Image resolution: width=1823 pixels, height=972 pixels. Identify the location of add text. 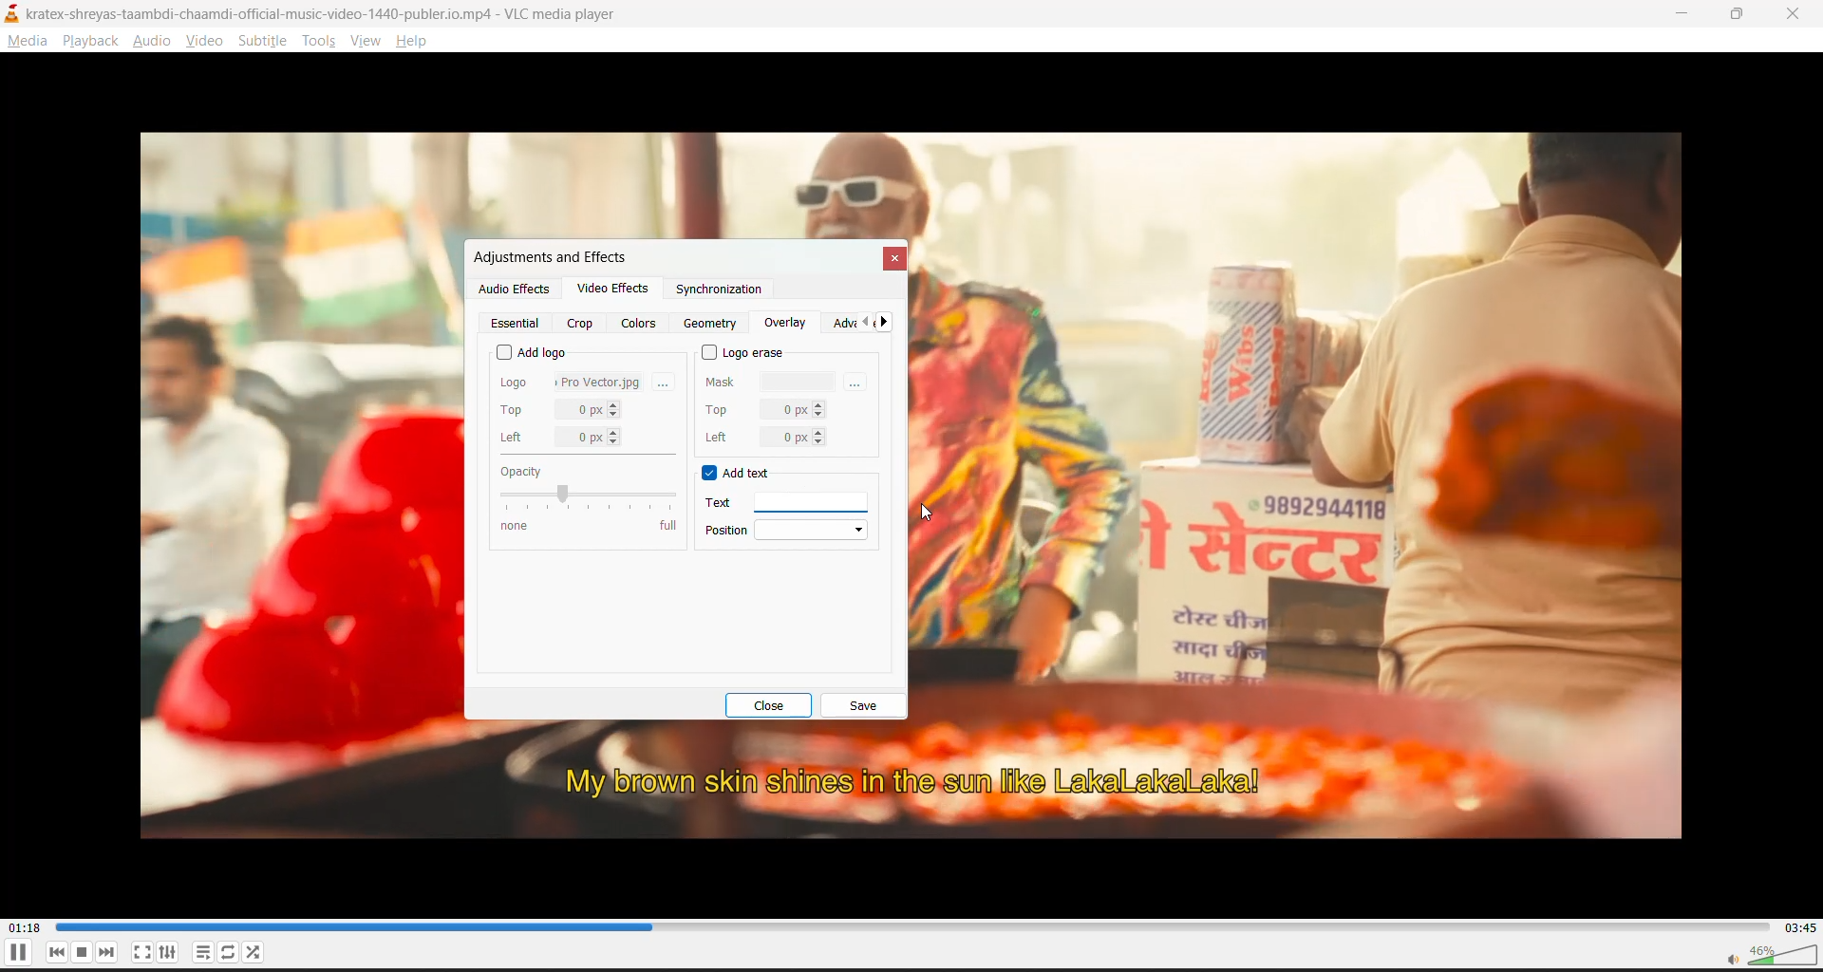
(739, 475).